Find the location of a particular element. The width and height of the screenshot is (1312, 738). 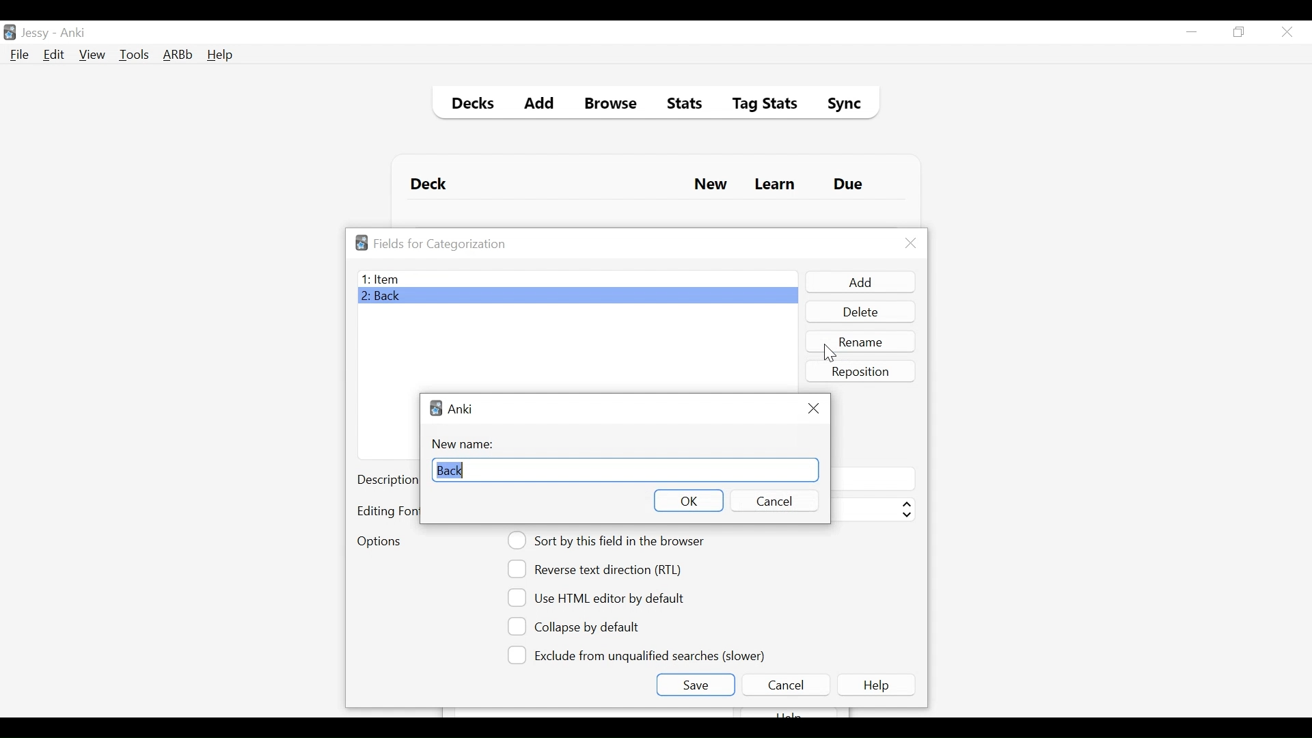

(un)select RTL is located at coordinates (601, 569).